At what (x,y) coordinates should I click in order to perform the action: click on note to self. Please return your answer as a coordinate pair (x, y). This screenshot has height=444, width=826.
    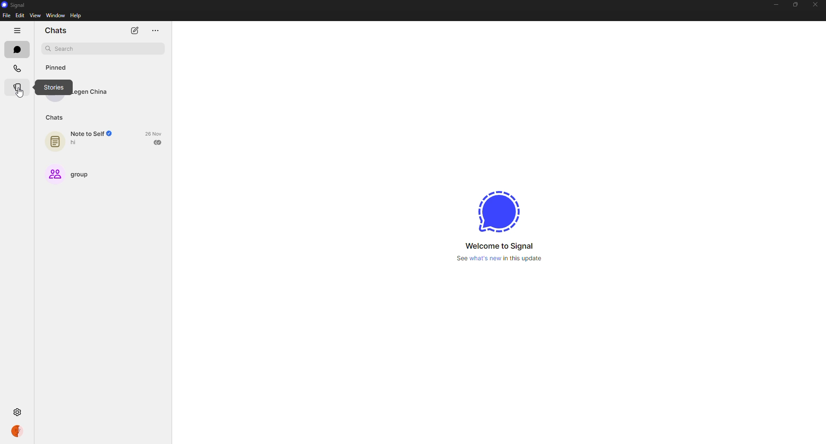
    Looking at the image, I should click on (82, 139).